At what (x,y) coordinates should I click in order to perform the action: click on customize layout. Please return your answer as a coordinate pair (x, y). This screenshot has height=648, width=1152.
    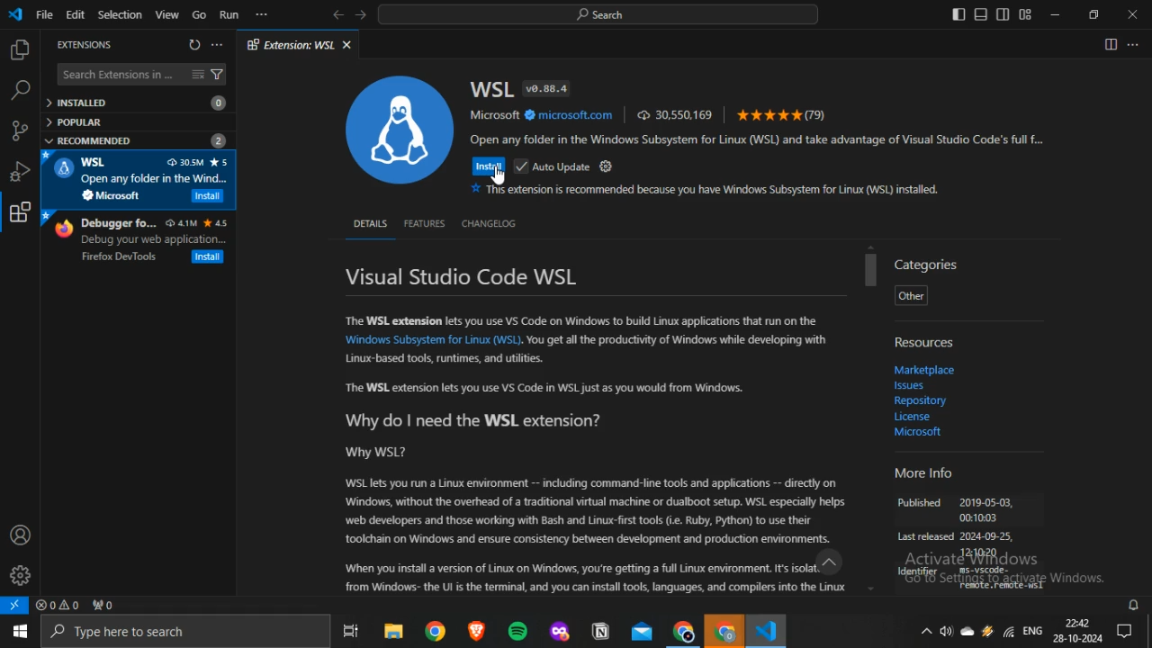
    Looking at the image, I should click on (1025, 14).